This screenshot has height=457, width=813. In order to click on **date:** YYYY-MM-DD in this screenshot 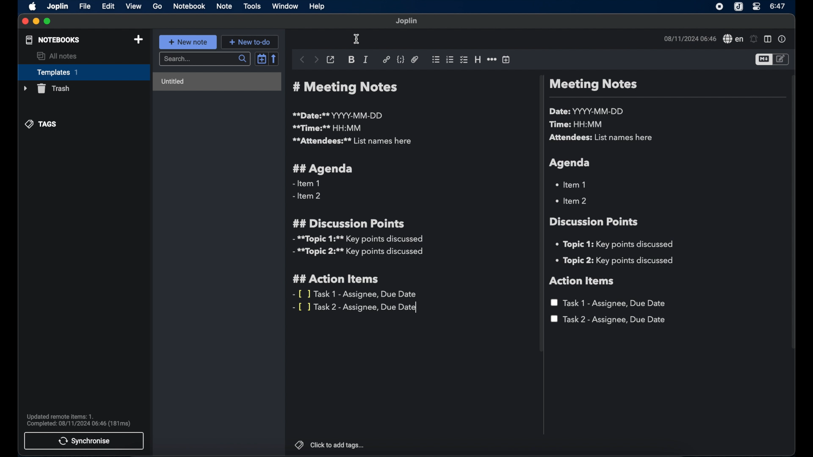, I will do `click(339, 115)`.